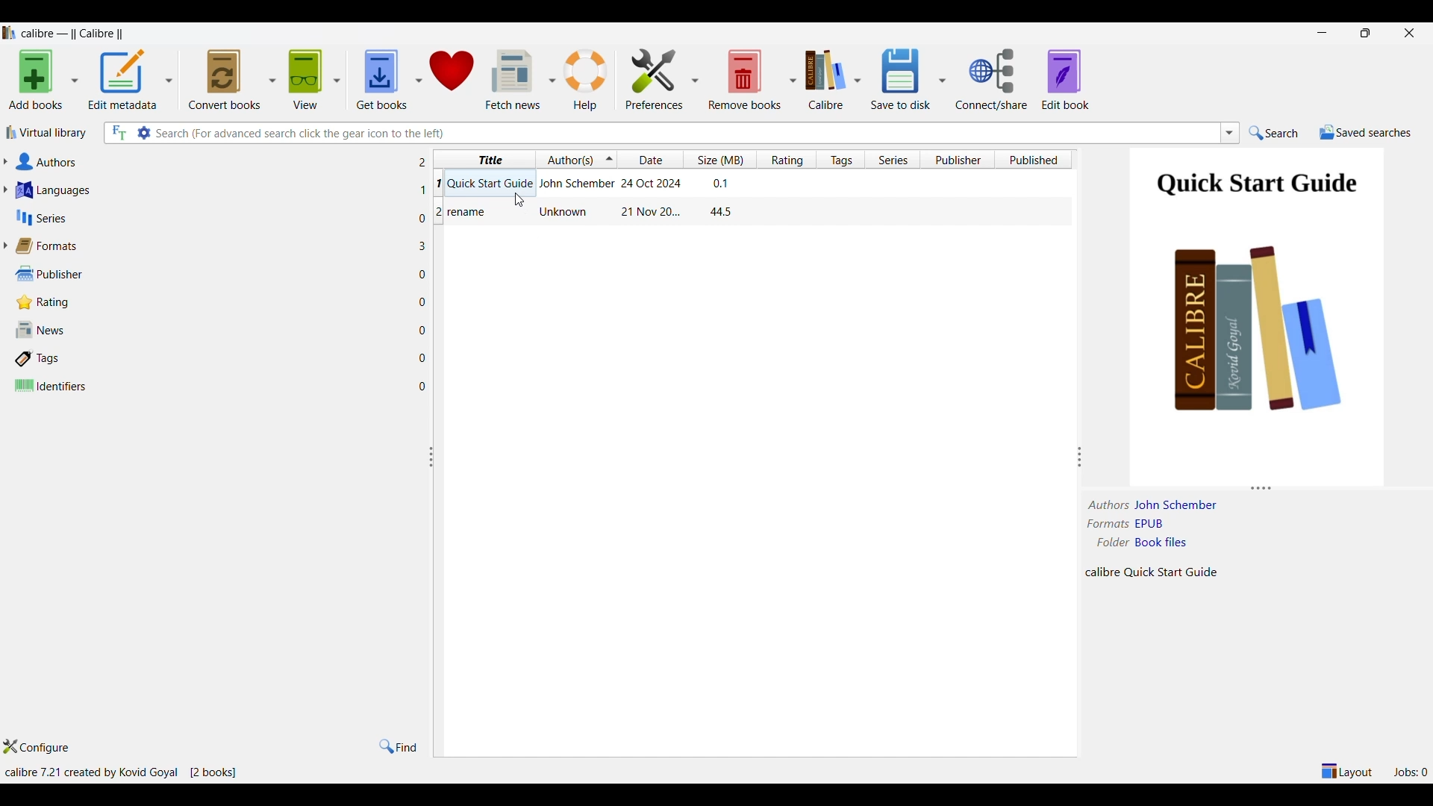  Describe the element at coordinates (1066, 79) in the screenshot. I see `Edit book` at that location.